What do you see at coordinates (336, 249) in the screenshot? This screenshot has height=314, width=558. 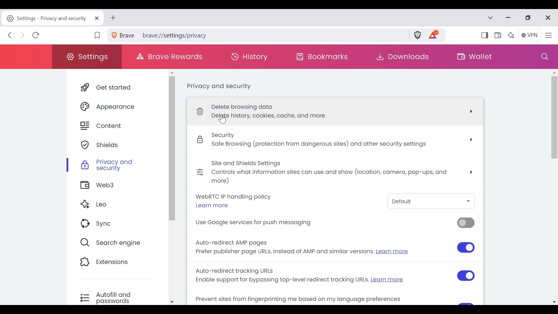 I see `auto-redirect amp pages prefer publisher page URLs, instead of amp and similar versions. learn more` at bounding box center [336, 249].